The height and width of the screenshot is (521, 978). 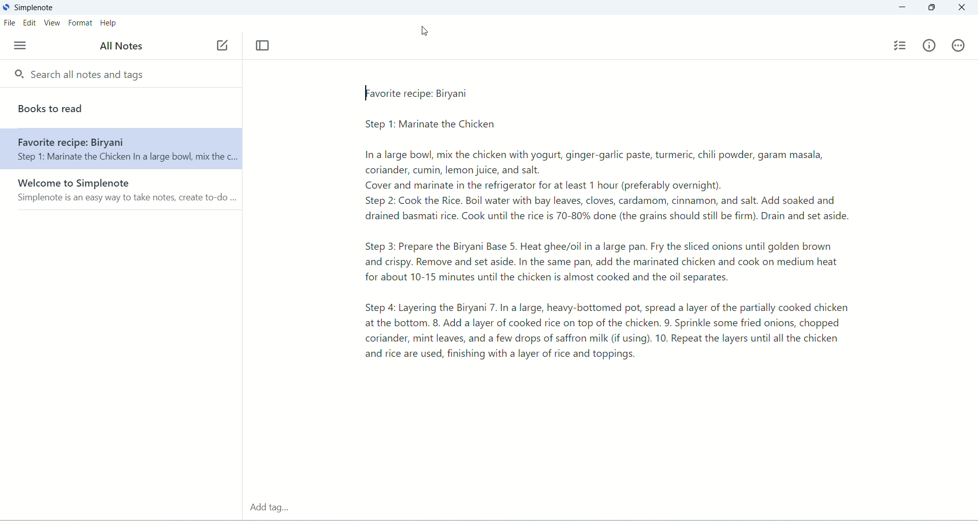 I want to click on favorite recipe, so click(x=120, y=152).